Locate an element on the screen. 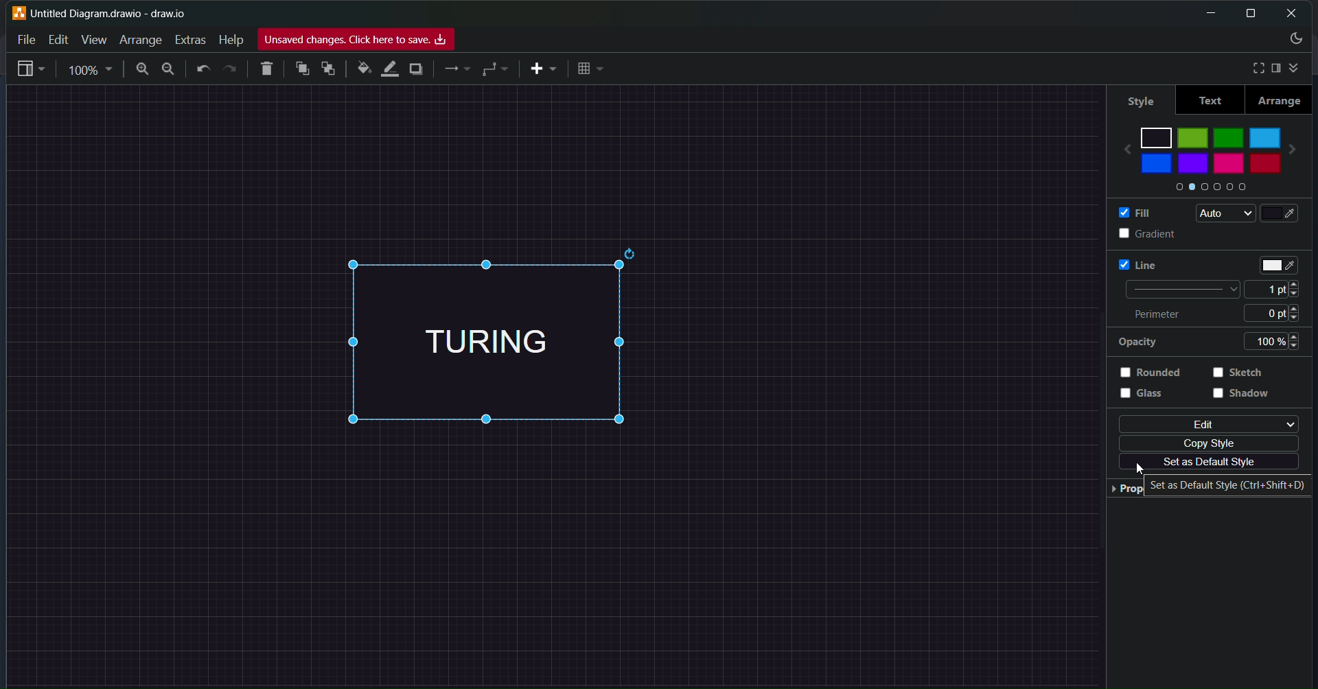 Image resolution: width=1318 pixels, height=689 pixels. current line is located at coordinates (1179, 290).